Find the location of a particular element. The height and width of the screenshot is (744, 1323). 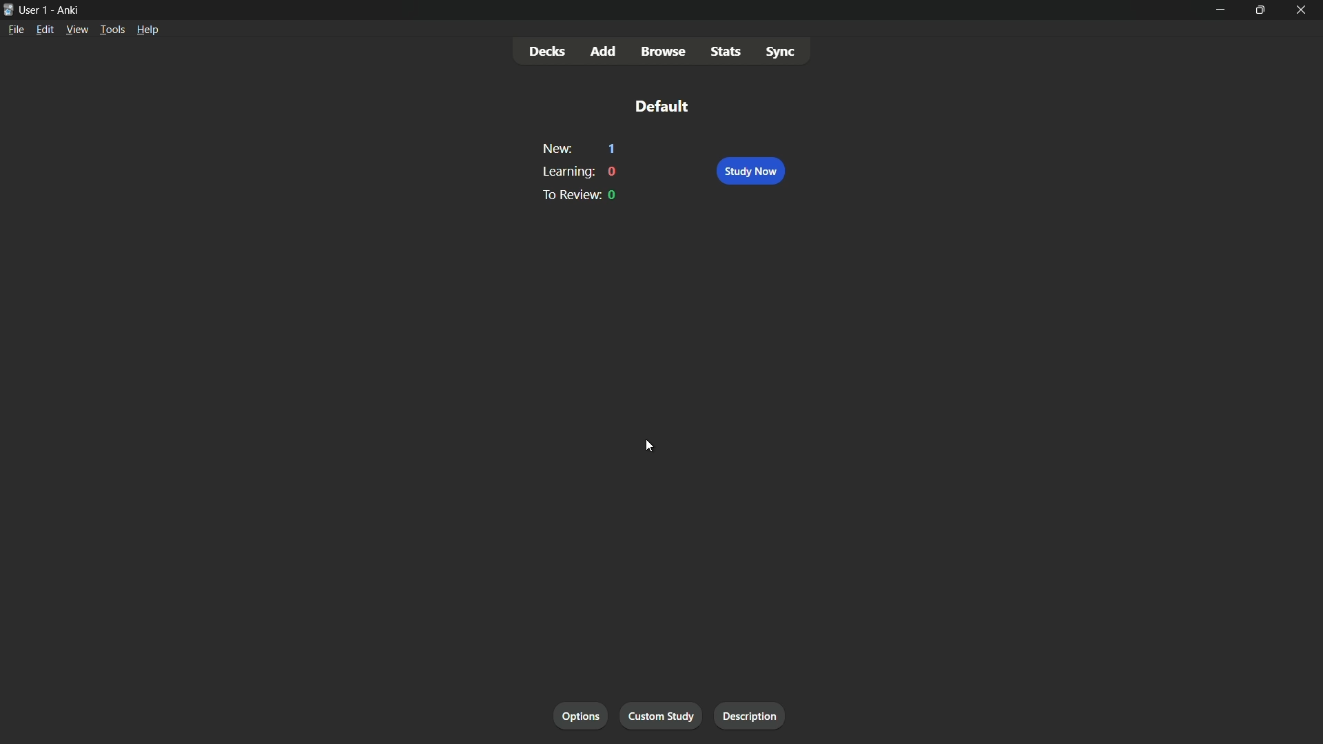

study now is located at coordinates (751, 172).